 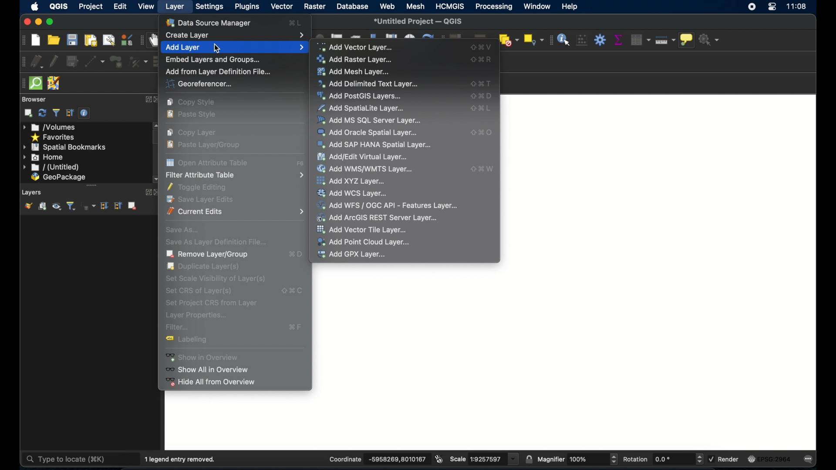 I want to click on remove layer group, so click(x=208, y=254).